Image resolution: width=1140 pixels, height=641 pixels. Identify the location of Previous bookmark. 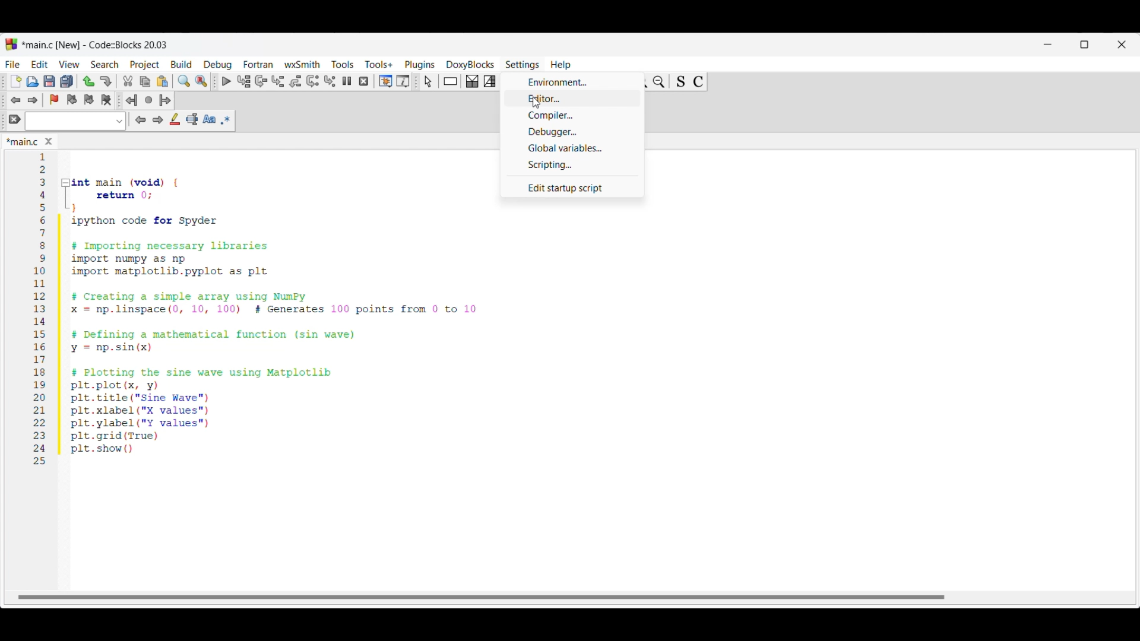
(71, 100).